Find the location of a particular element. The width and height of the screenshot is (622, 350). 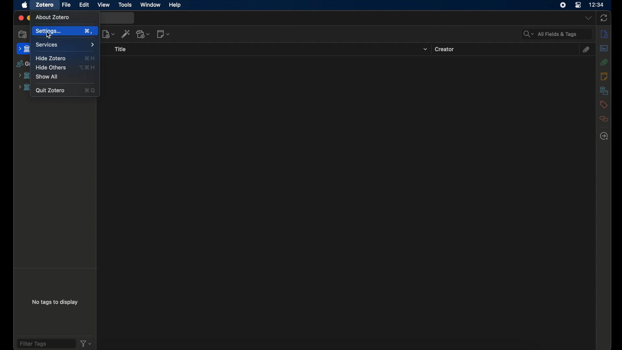

new collection is located at coordinates (23, 34).